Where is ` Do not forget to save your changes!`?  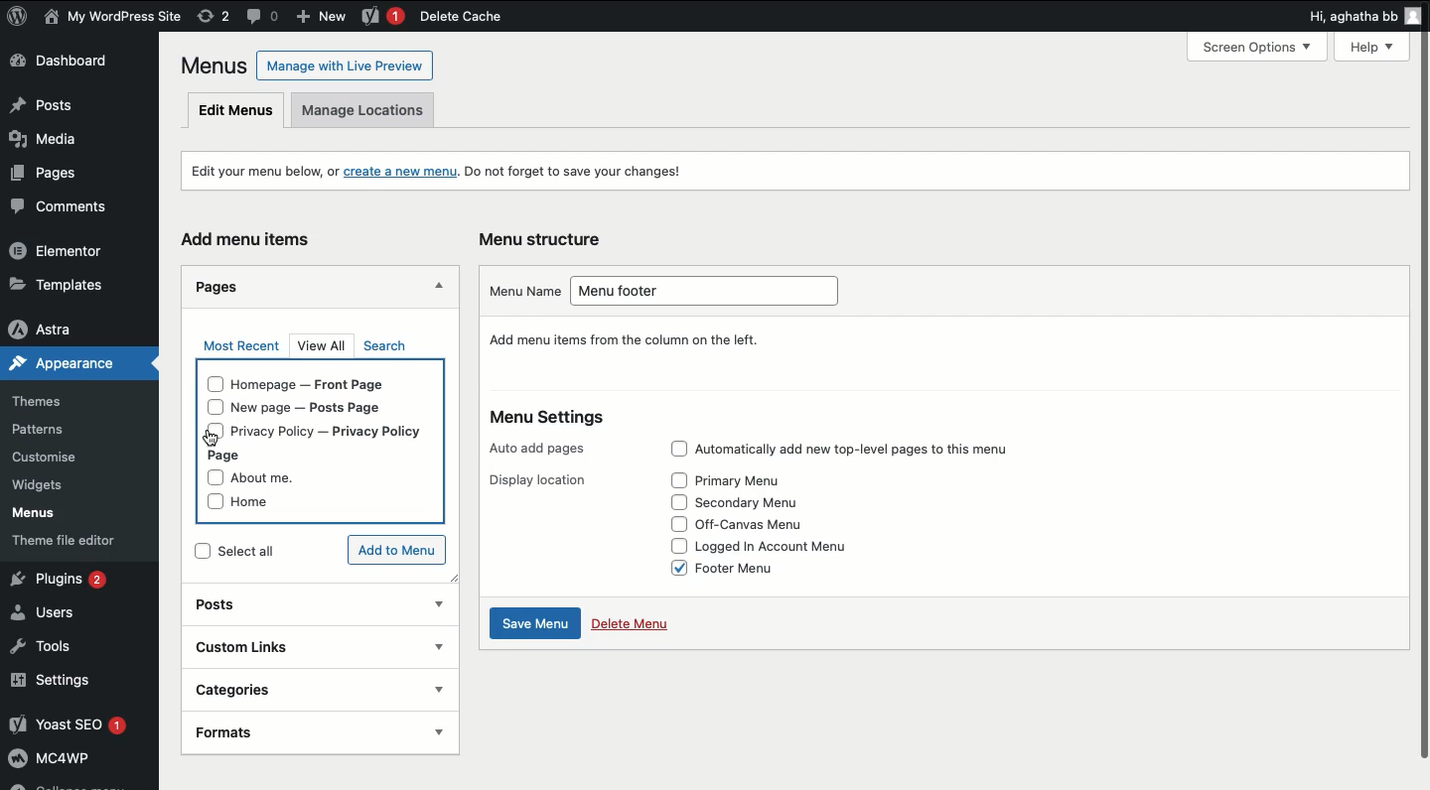
 Do not forget to save your changes! is located at coordinates (589, 173).